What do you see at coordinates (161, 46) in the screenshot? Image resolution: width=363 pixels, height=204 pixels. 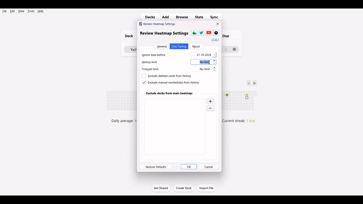 I see `General` at bounding box center [161, 46].